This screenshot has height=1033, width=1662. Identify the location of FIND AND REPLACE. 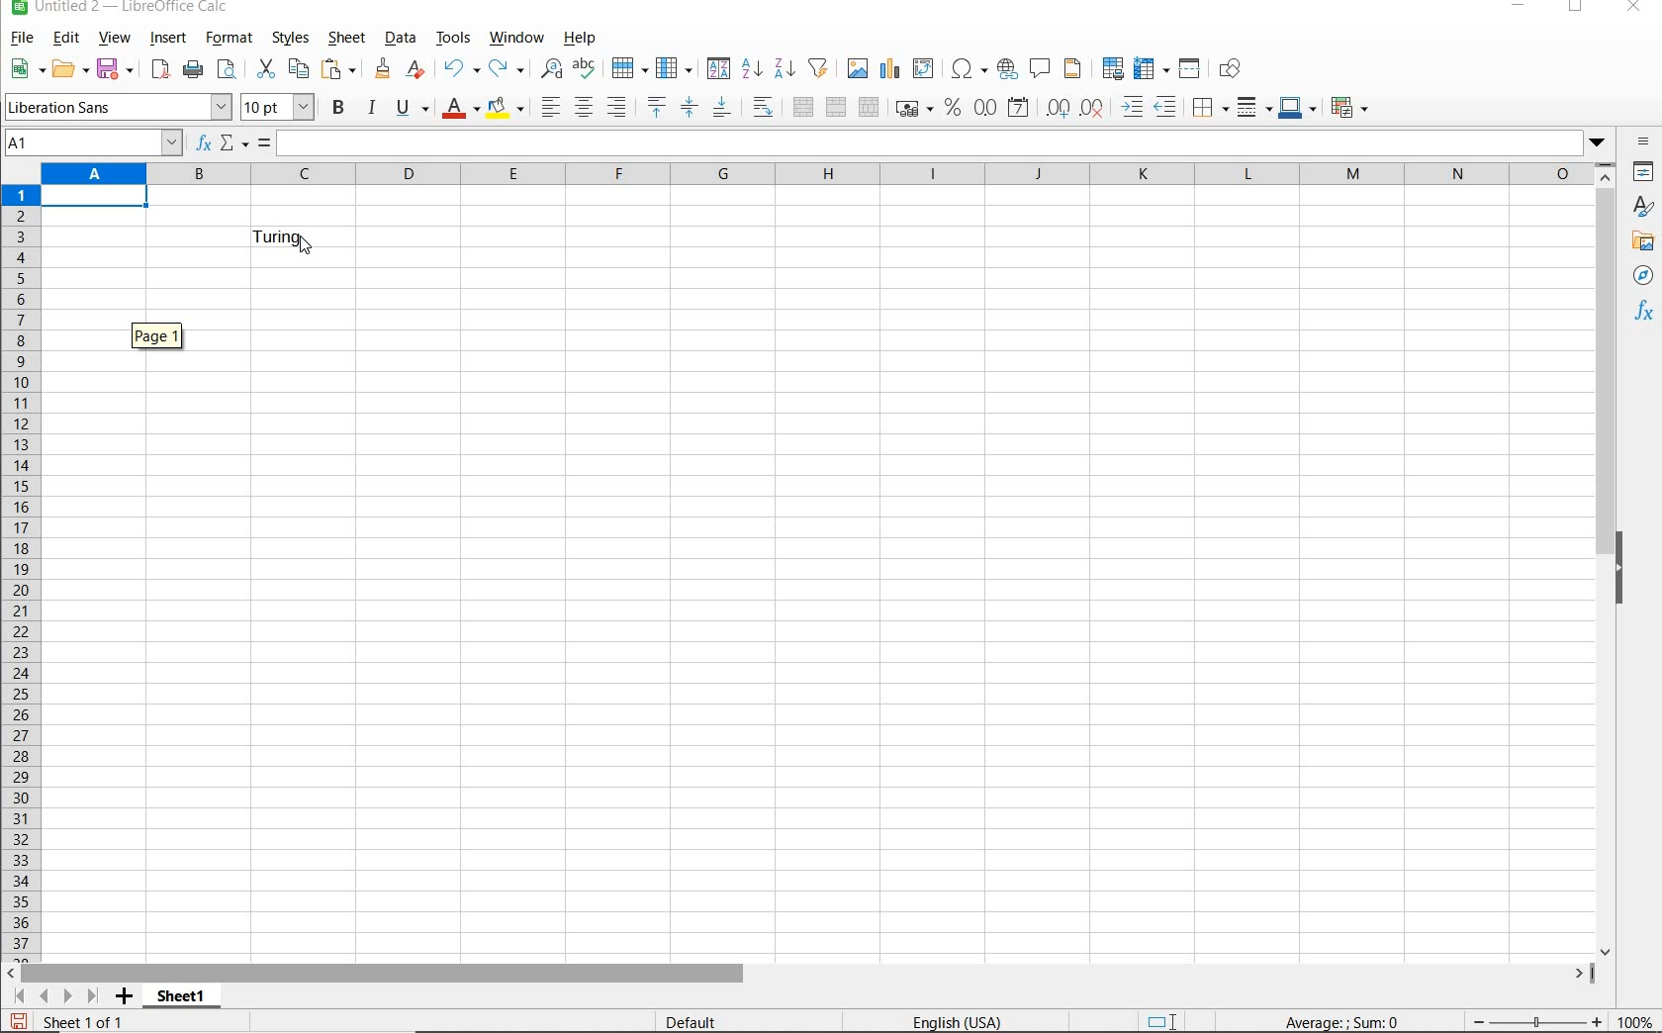
(552, 68).